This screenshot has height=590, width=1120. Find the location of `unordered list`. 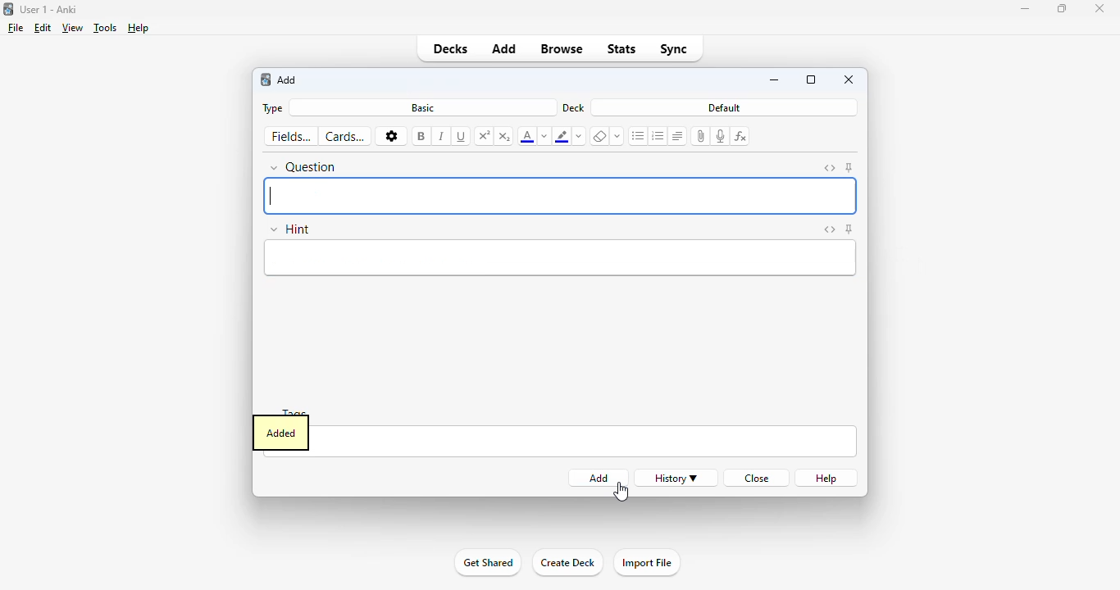

unordered list is located at coordinates (638, 137).